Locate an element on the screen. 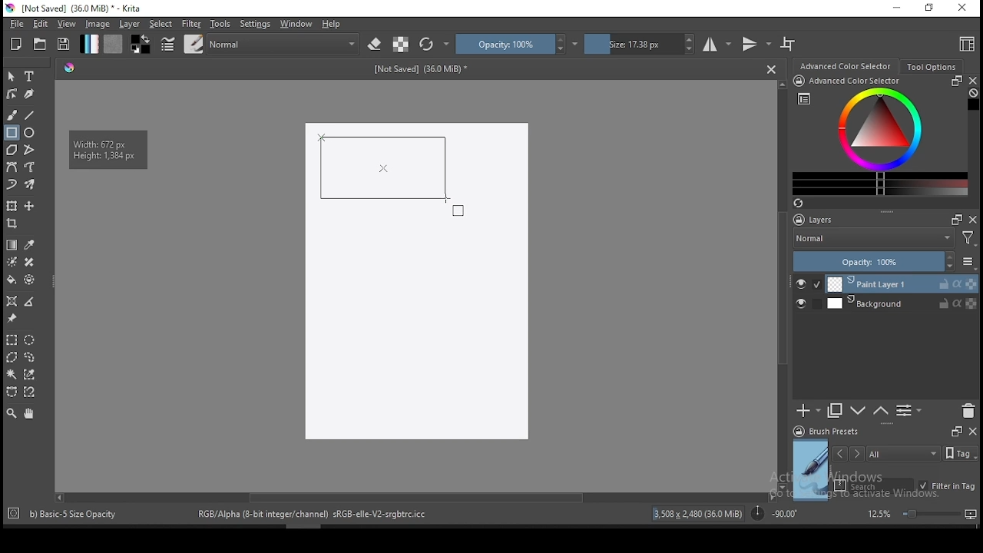 The width and height of the screenshot is (983, 553). calligraphy is located at coordinates (30, 93).